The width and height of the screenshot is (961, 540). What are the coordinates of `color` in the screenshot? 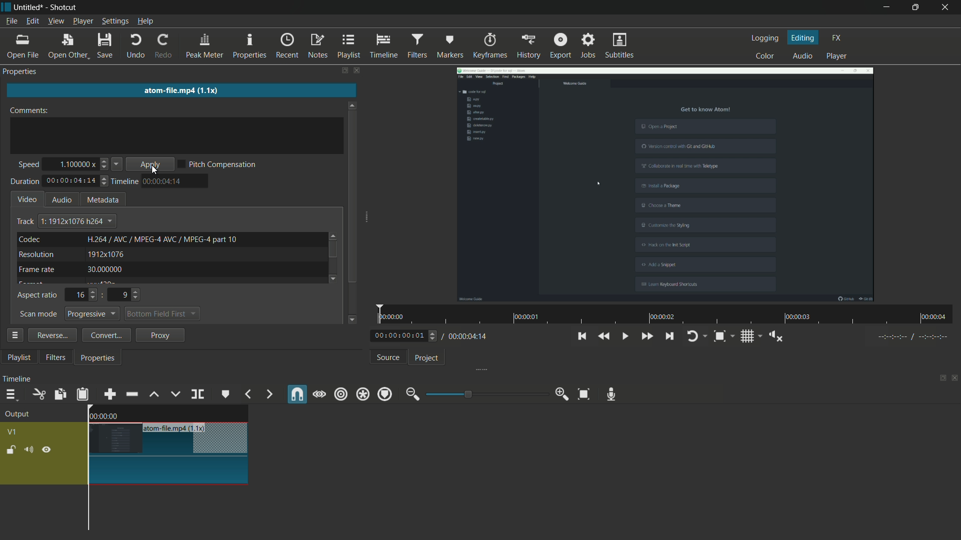 It's located at (767, 56).